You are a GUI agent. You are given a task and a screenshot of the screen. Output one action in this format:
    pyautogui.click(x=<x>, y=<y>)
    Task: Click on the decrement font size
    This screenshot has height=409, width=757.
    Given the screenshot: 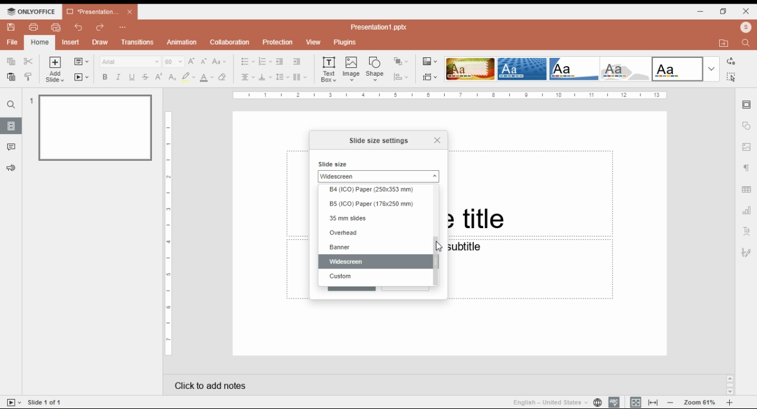 What is the action you would take?
    pyautogui.click(x=204, y=61)
    